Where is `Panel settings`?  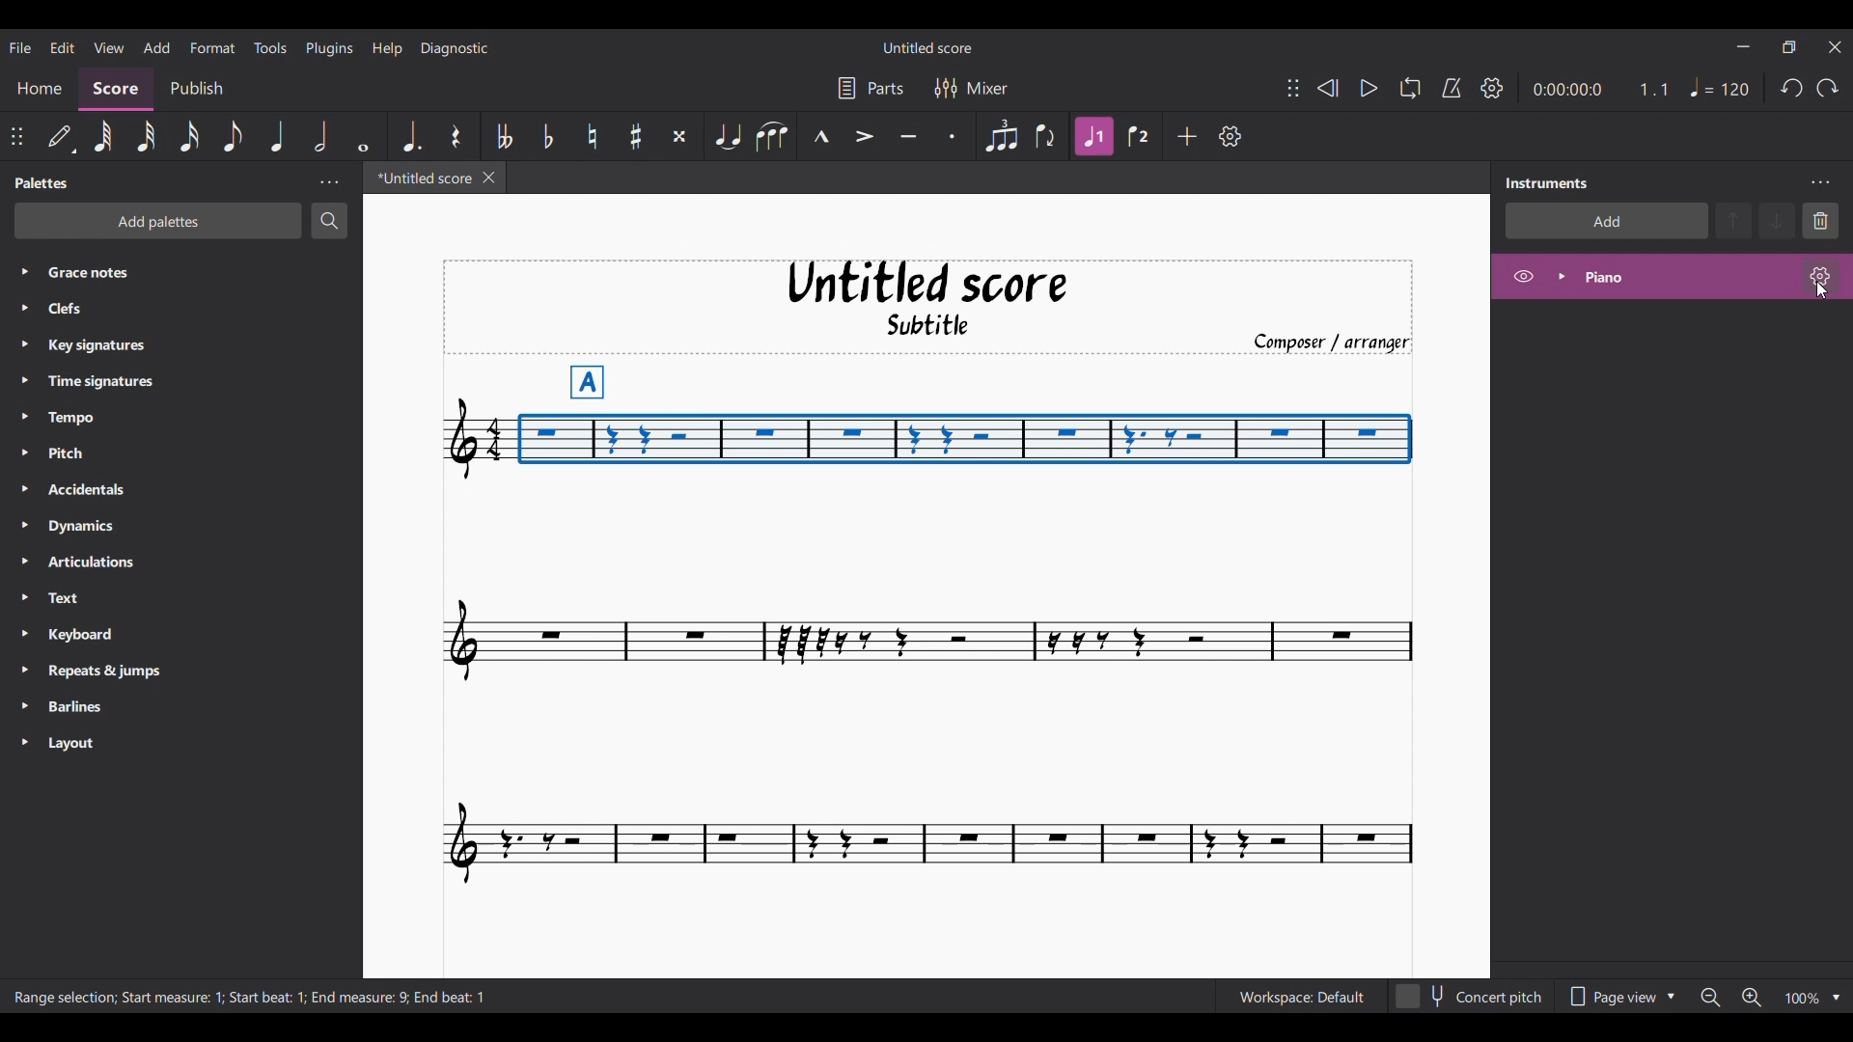
Panel settings is located at coordinates (329, 182).